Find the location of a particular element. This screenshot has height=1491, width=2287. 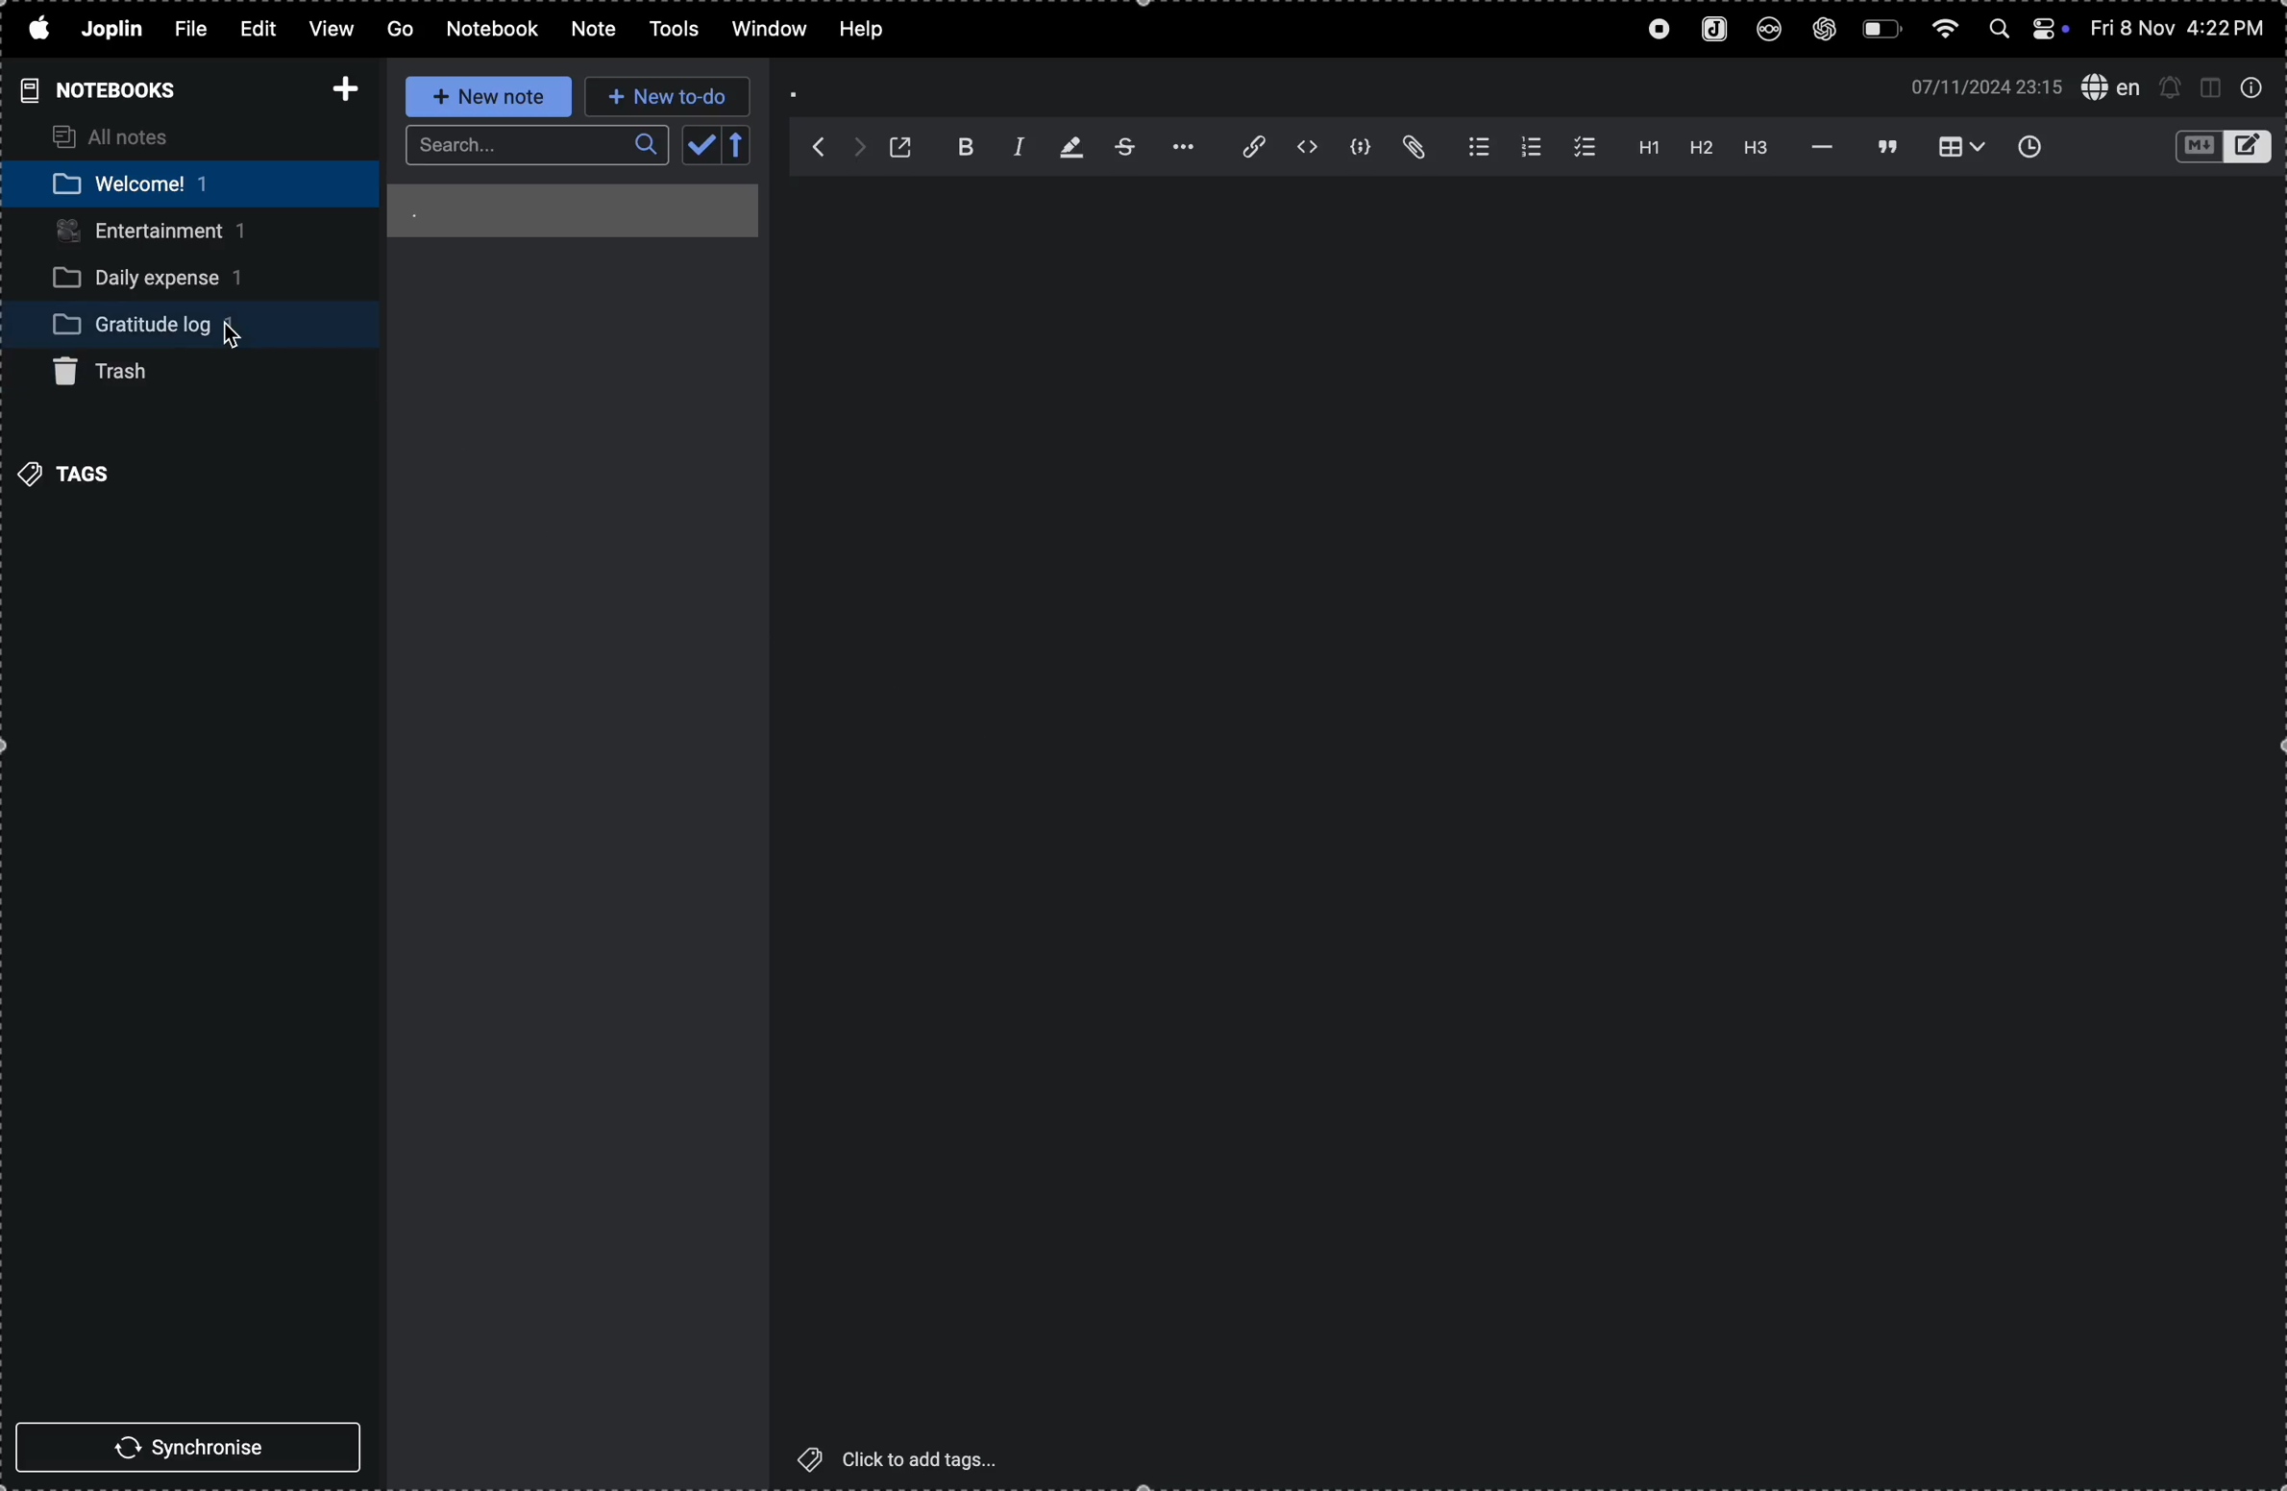

entertainment is located at coordinates (162, 233).